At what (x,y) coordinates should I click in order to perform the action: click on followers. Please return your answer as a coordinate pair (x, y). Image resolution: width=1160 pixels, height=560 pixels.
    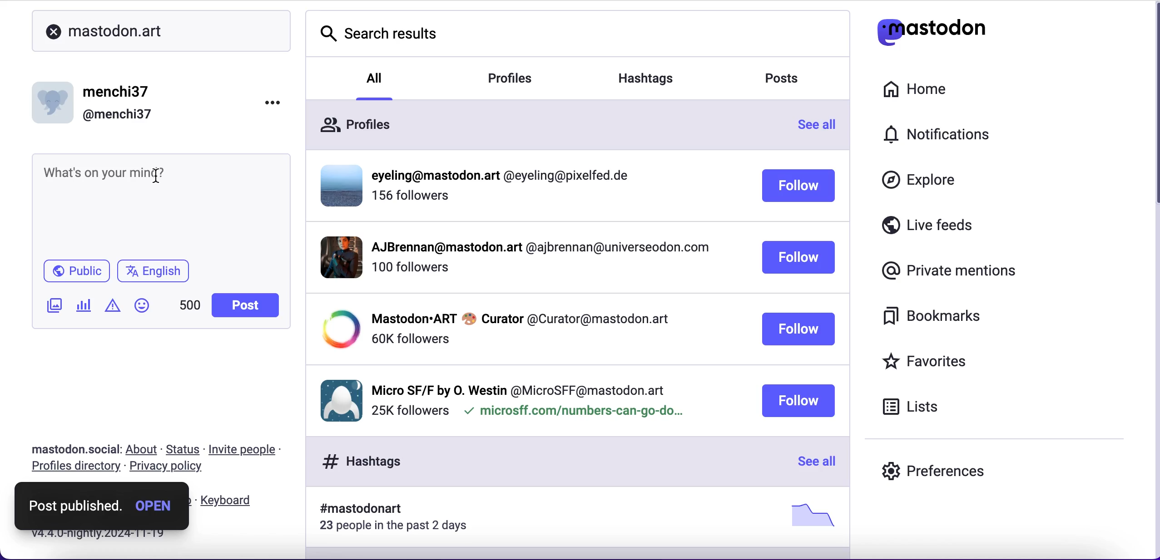
    Looking at the image, I should click on (410, 272).